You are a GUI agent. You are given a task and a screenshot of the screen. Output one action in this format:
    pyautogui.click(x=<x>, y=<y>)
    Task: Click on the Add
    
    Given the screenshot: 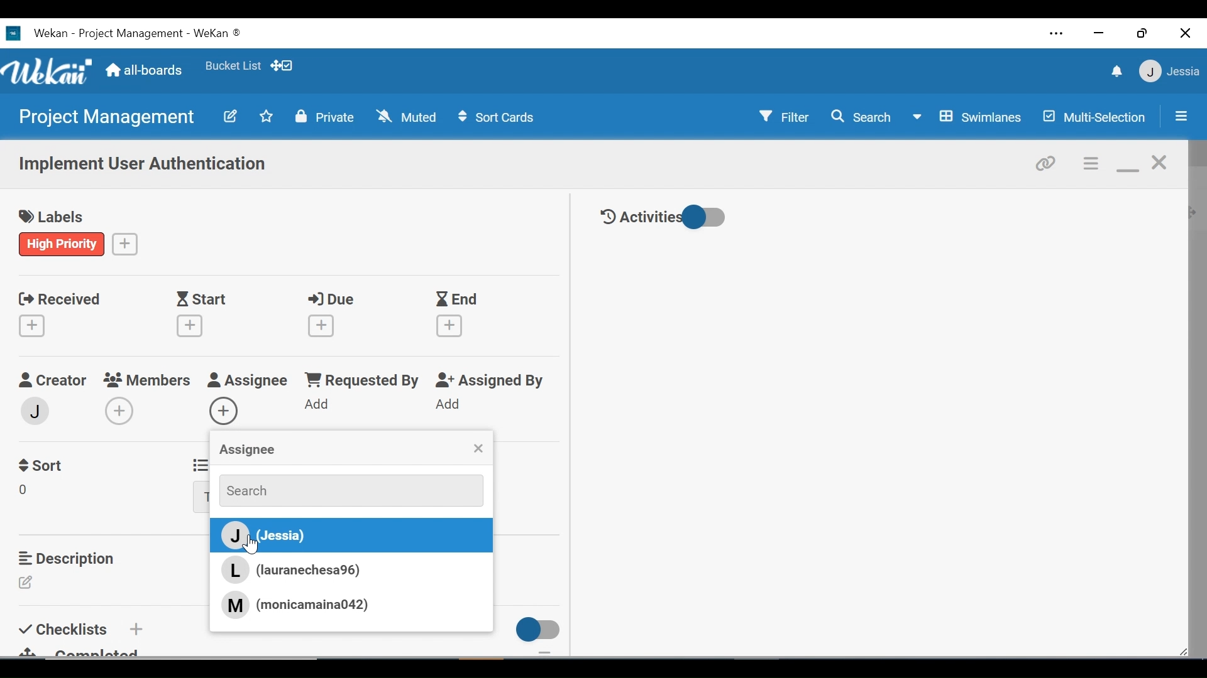 What is the action you would take?
    pyautogui.click(x=318, y=405)
    